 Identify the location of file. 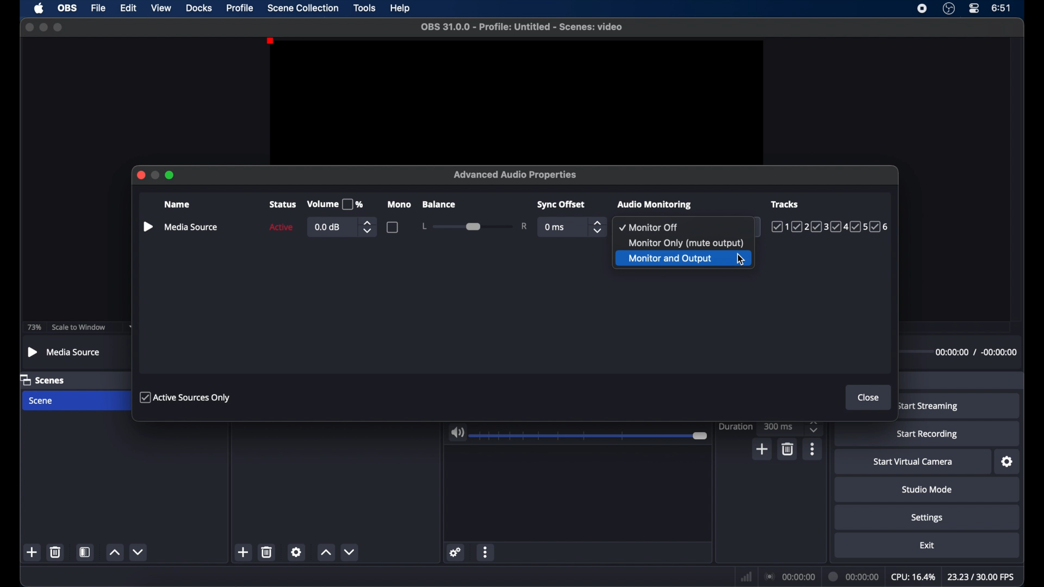
(98, 8).